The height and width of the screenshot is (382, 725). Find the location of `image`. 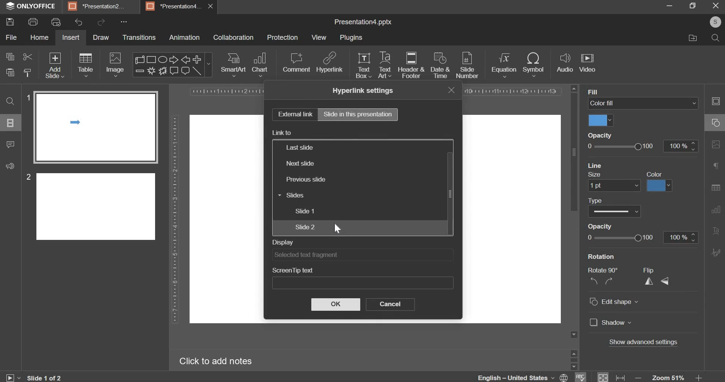

image is located at coordinates (115, 65).